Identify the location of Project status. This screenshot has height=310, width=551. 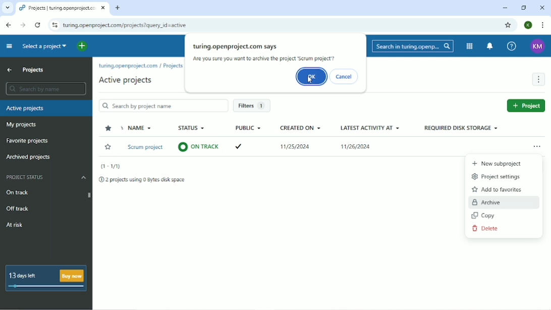
(46, 177).